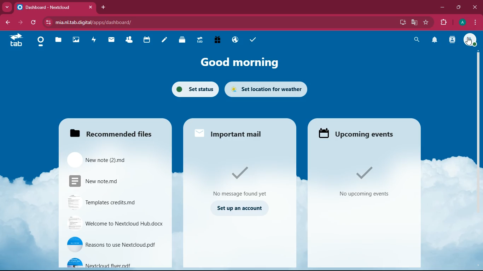  I want to click on Tick, so click(243, 172).